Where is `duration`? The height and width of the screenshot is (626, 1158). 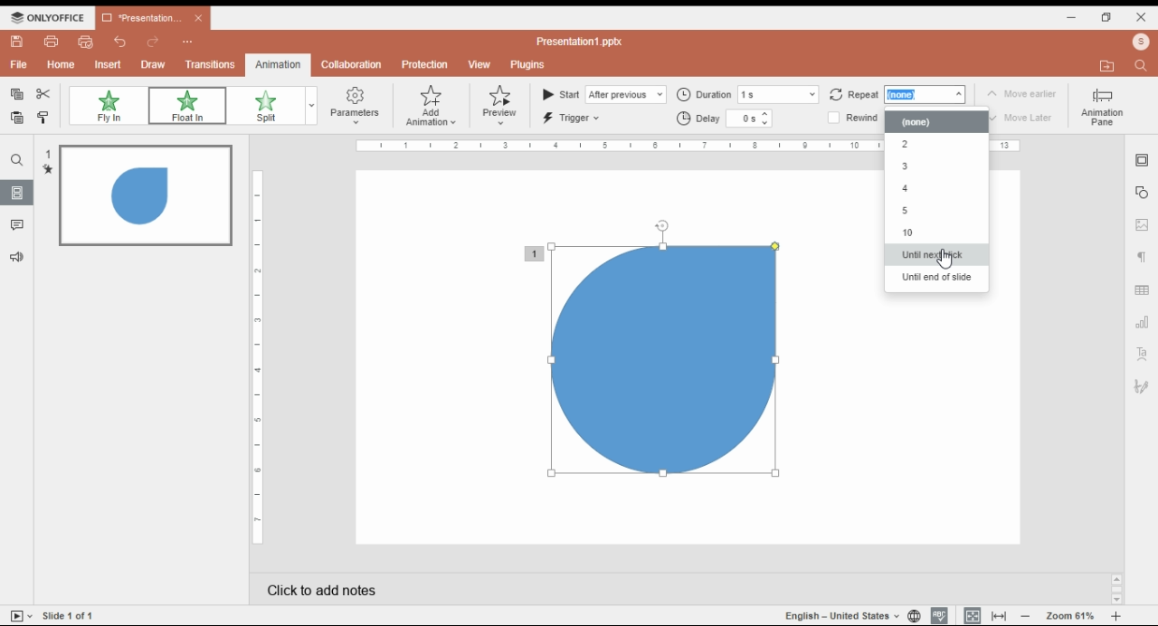
duration is located at coordinates (747, 93).